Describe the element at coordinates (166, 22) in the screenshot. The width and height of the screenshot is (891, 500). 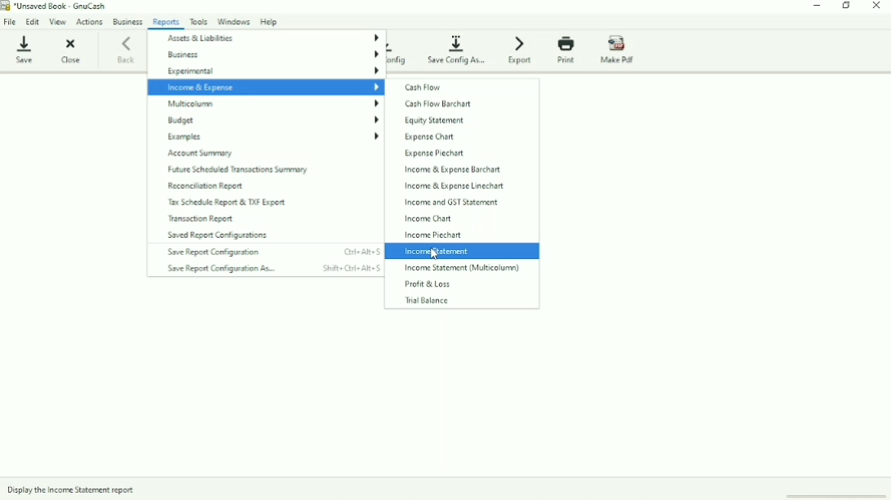
I see `Reports` at that location.